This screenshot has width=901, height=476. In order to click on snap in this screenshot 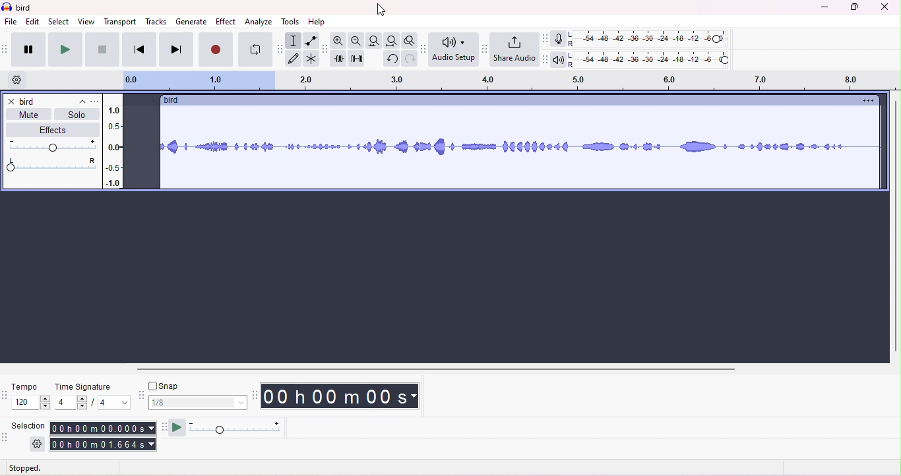, I will do `click(168, 386)`.